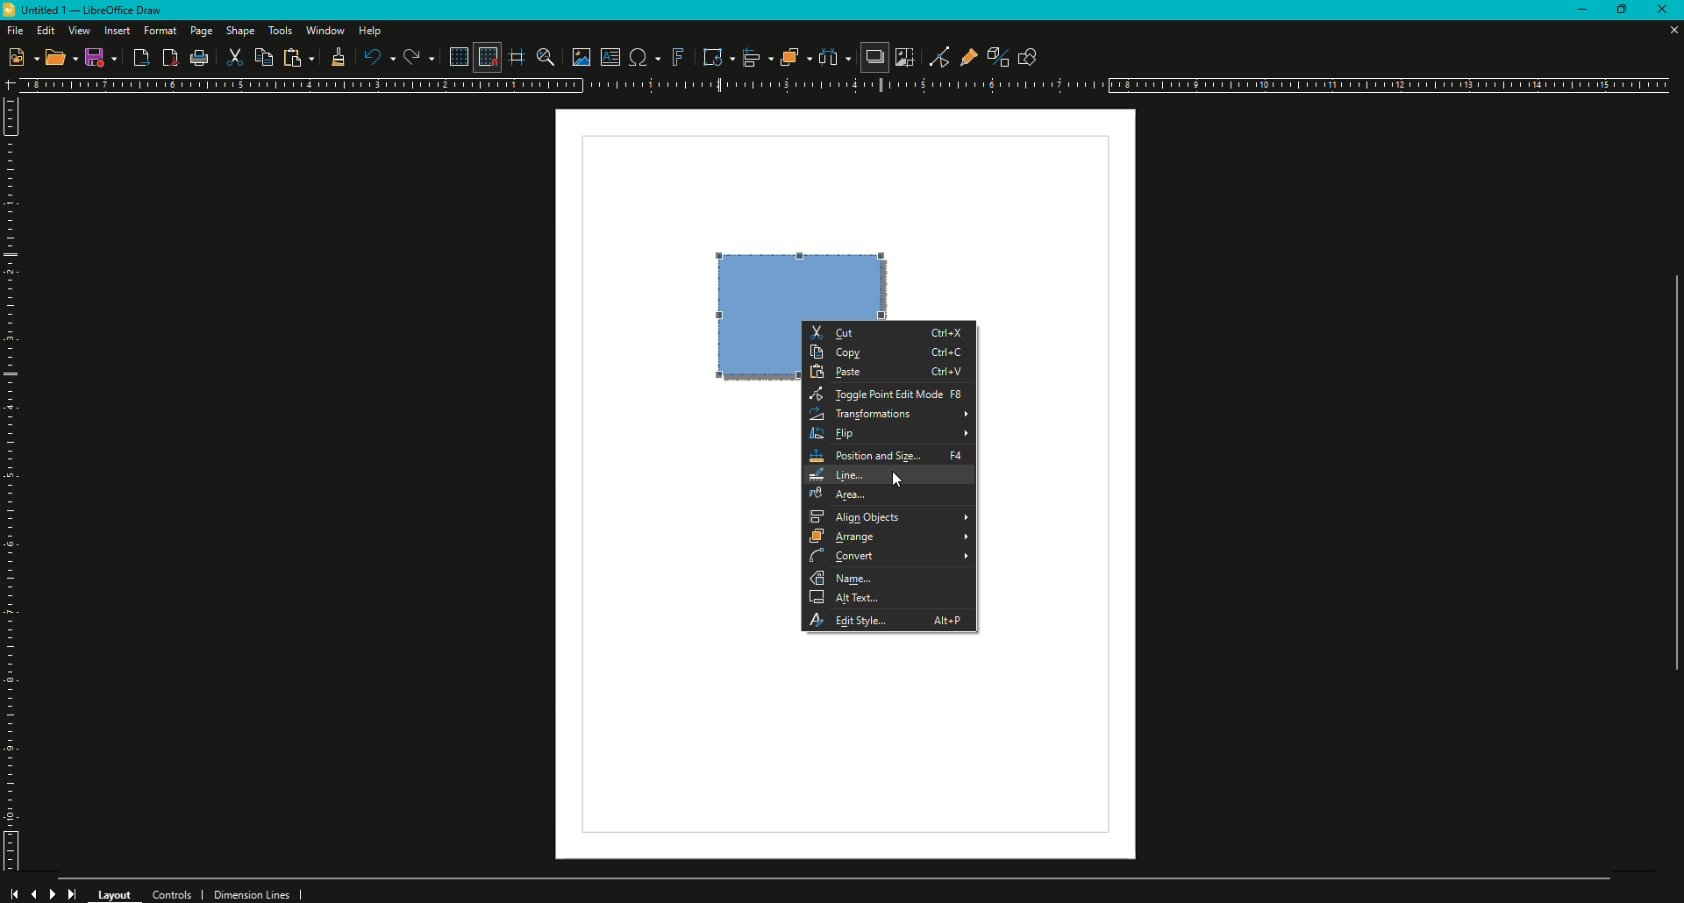  Describe the element at coordinates (963, 55) in the screenshot. I see `Show Gluepoint Functions` at that location.